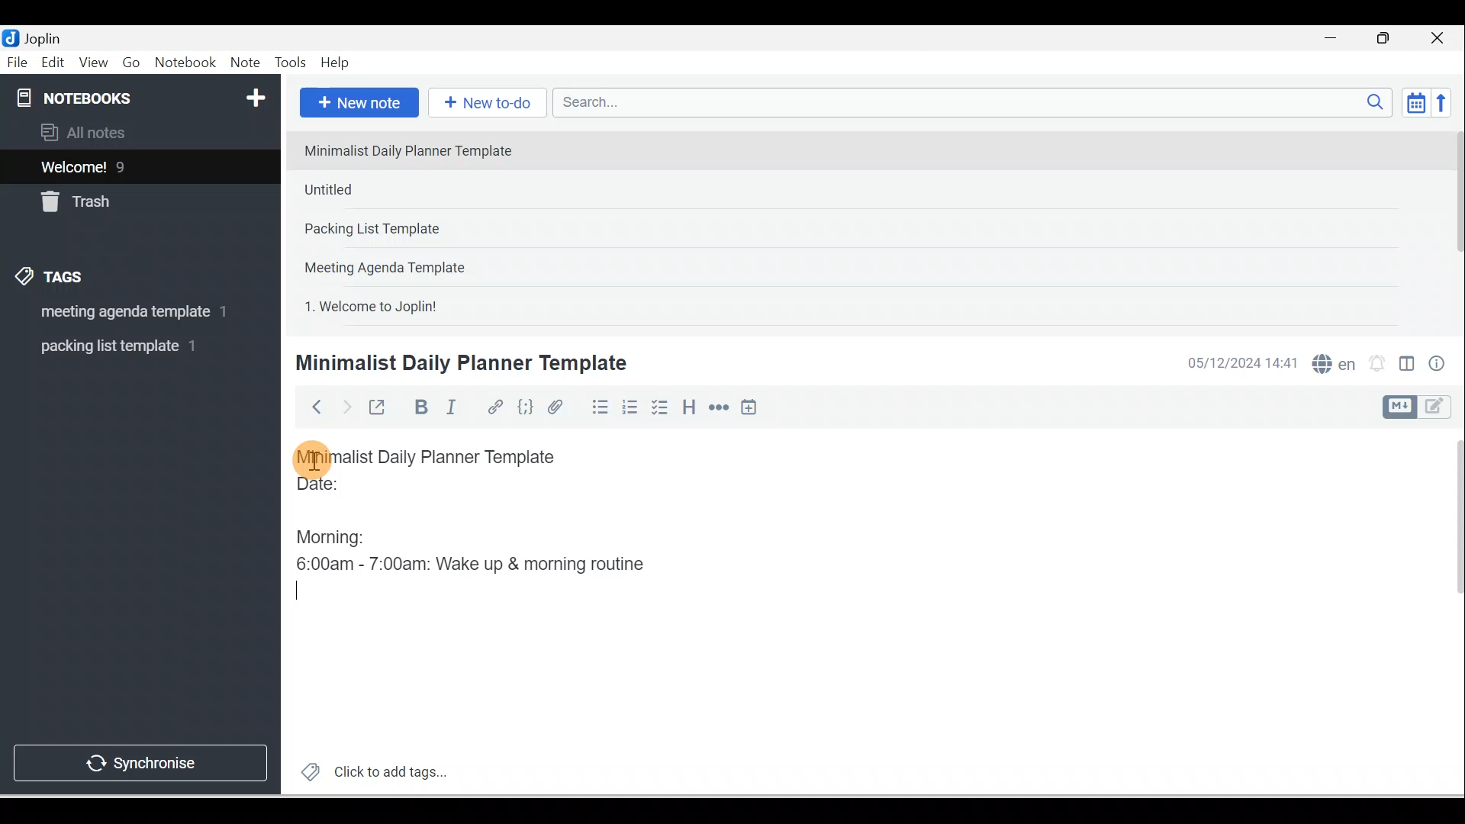  What do you see at coordinates (630, 407) in the screenshot?
I see `Numbered list` at bounding box center [630, 407].